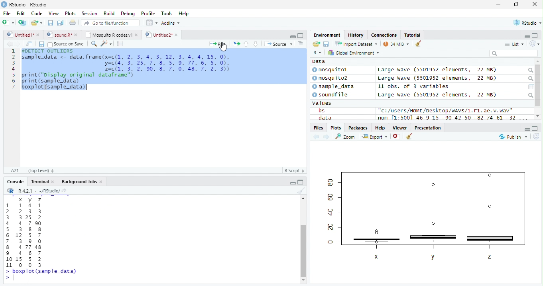 This screenshot has width=543, height=286. What do you see at coordinates (61, 34) in the screenshot?
I see `sound.R*` at bounding box center [61, 34].